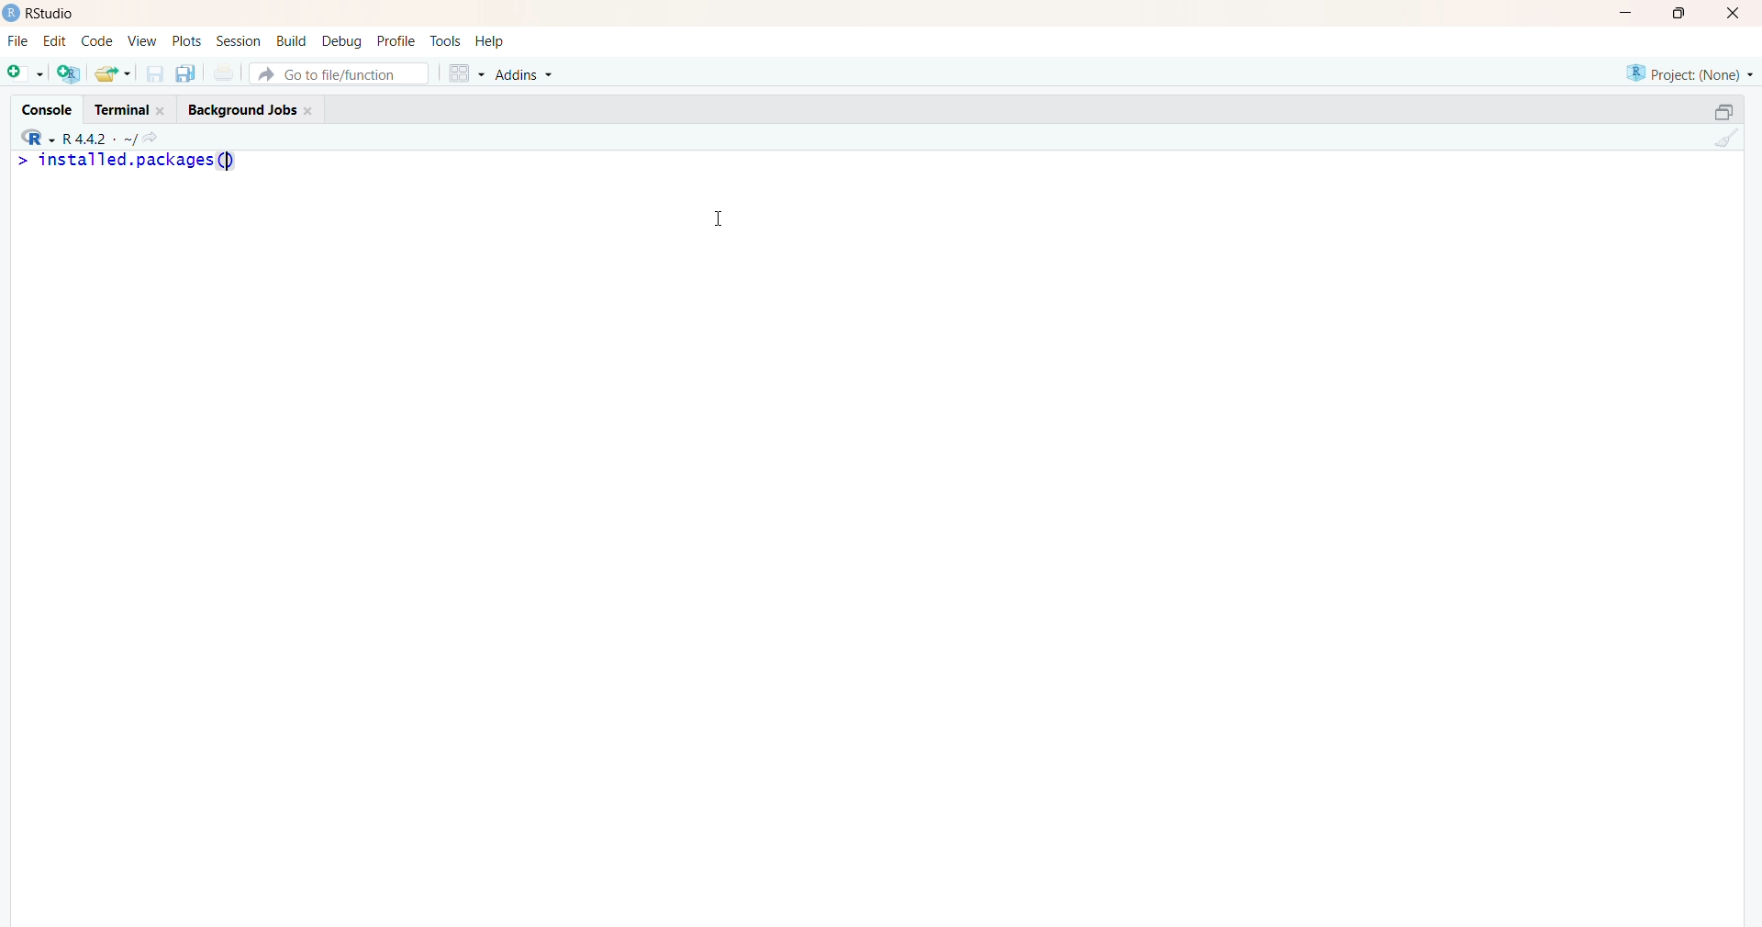  What do you see at coordinates (1687, 72) in the screenshot?
I see `project(none)` at bounding box center [1687, 72].